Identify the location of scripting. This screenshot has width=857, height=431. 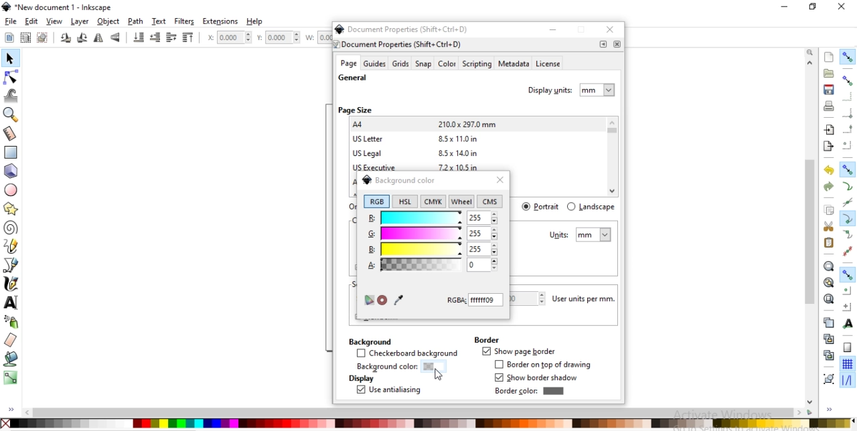
(476, 64).